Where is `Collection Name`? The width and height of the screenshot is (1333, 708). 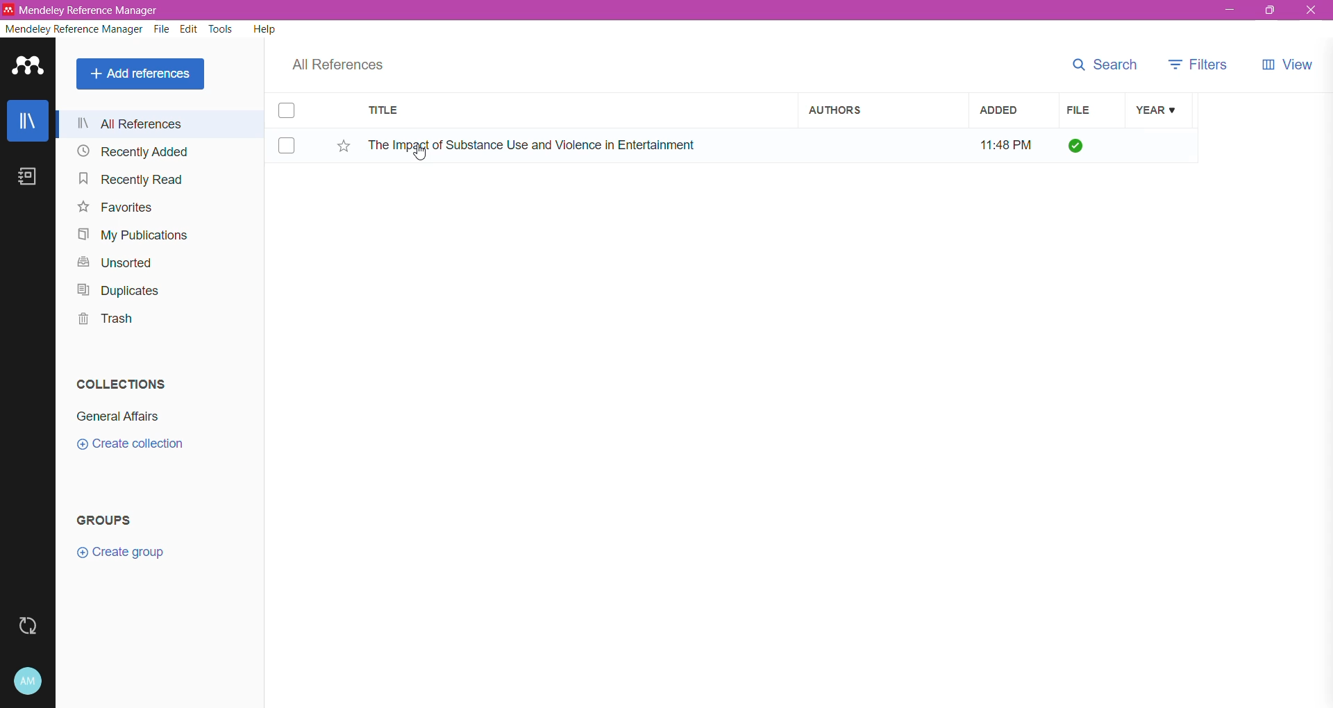
Collection Name is located at coordinates (117, 416).